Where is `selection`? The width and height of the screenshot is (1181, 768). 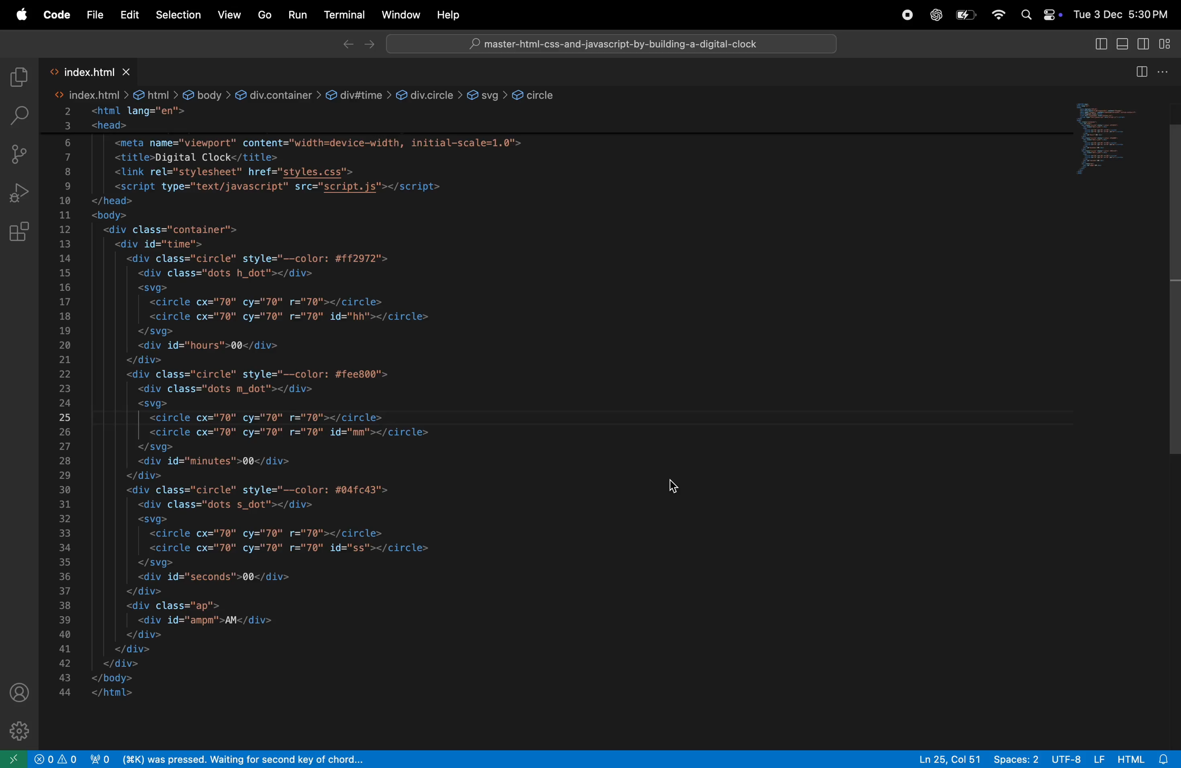
selection is located at coordinates (178, 14).